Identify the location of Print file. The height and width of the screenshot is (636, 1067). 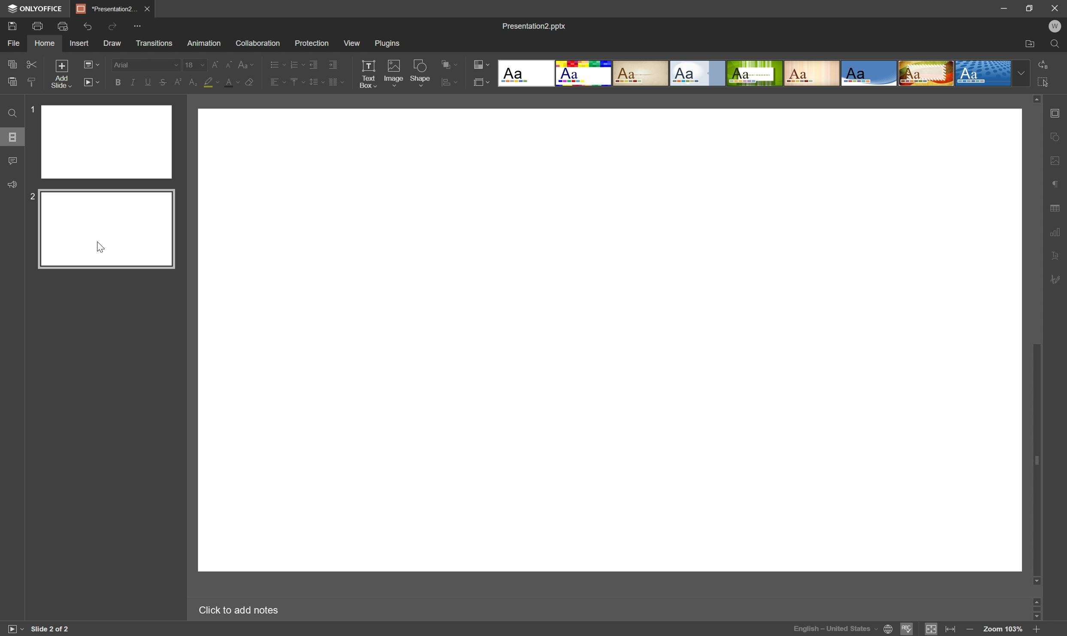
(38, 26).